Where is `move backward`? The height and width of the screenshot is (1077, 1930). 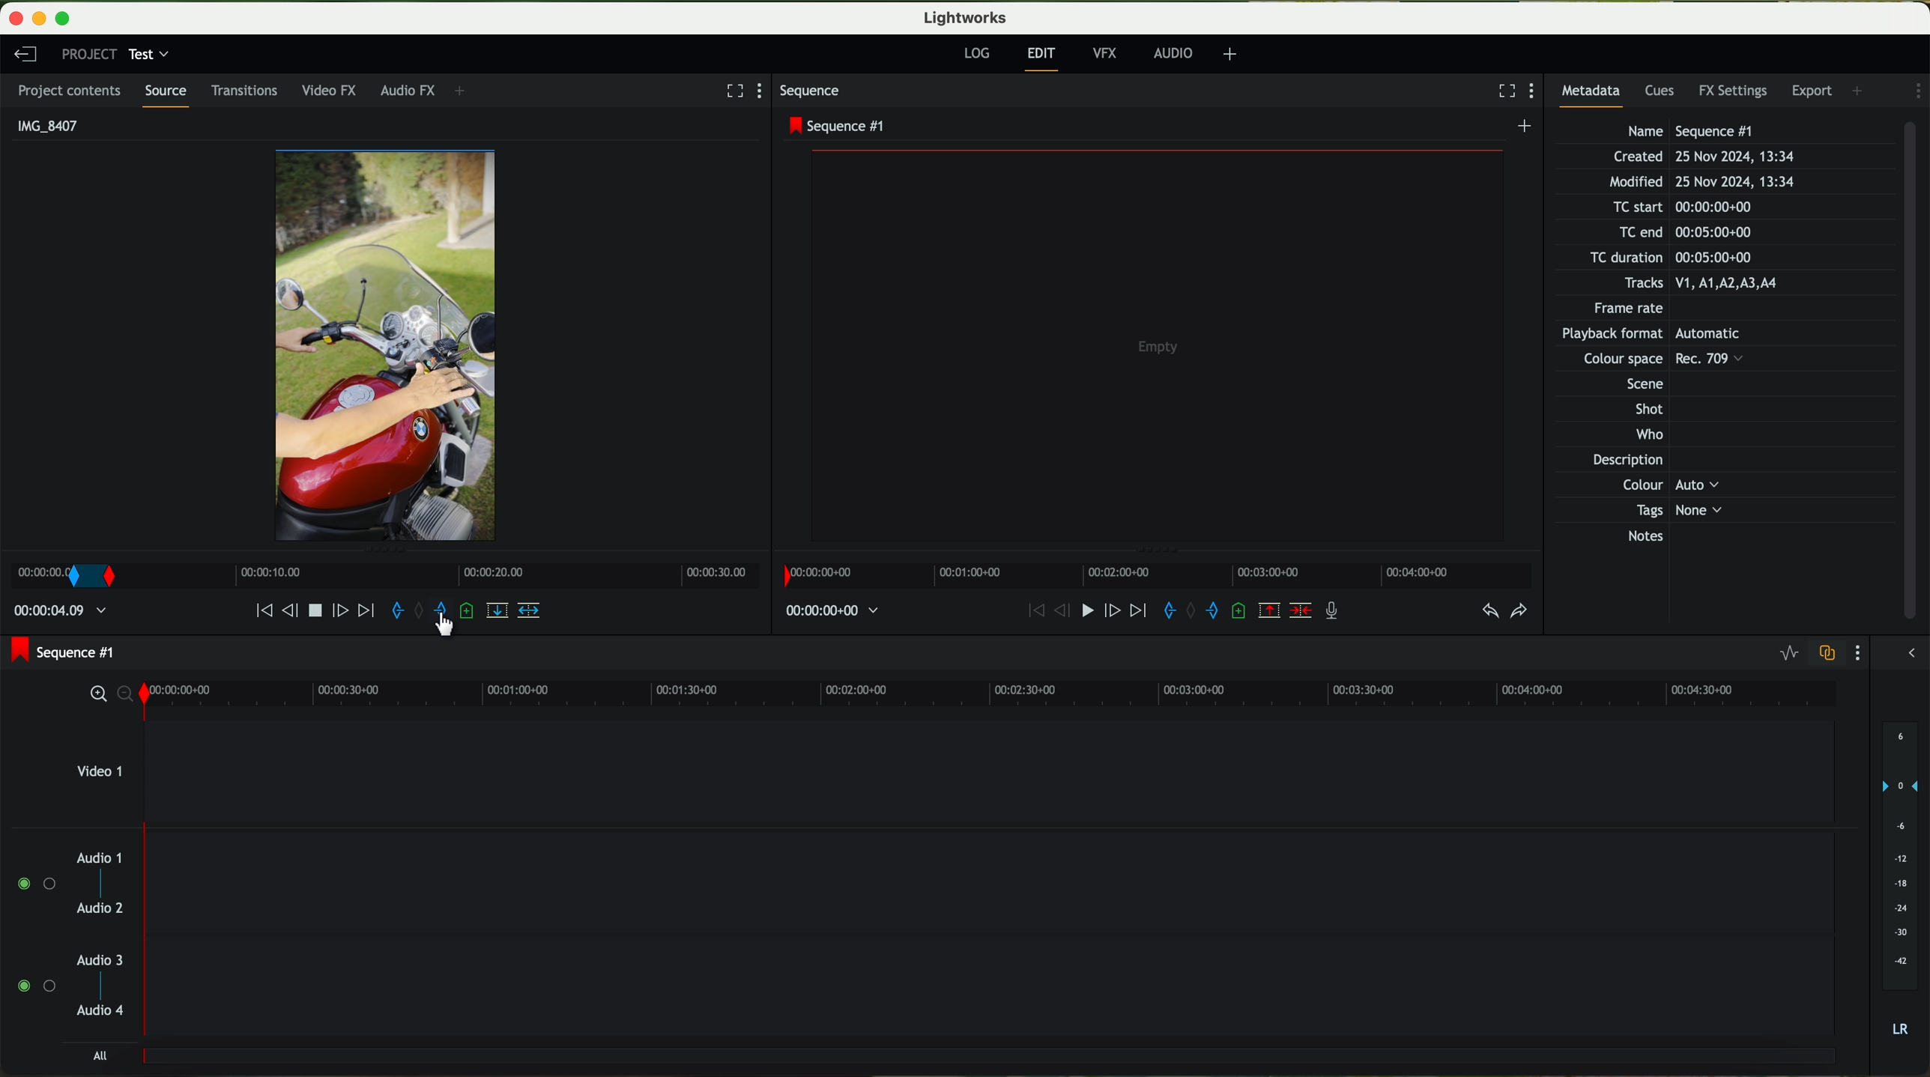
move backward is located at coordinates (1026, 611).